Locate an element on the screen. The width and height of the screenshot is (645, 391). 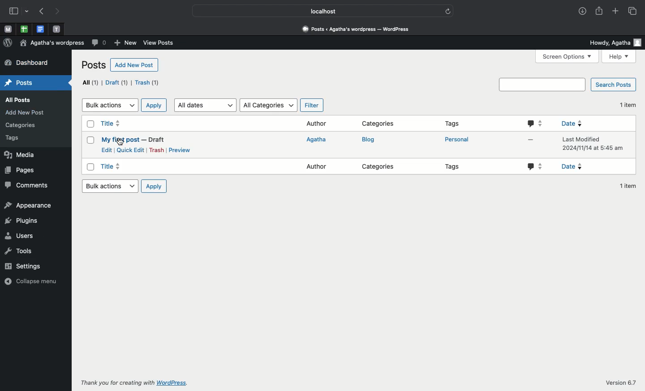
Add new tab is located at coordinates (616, 12).